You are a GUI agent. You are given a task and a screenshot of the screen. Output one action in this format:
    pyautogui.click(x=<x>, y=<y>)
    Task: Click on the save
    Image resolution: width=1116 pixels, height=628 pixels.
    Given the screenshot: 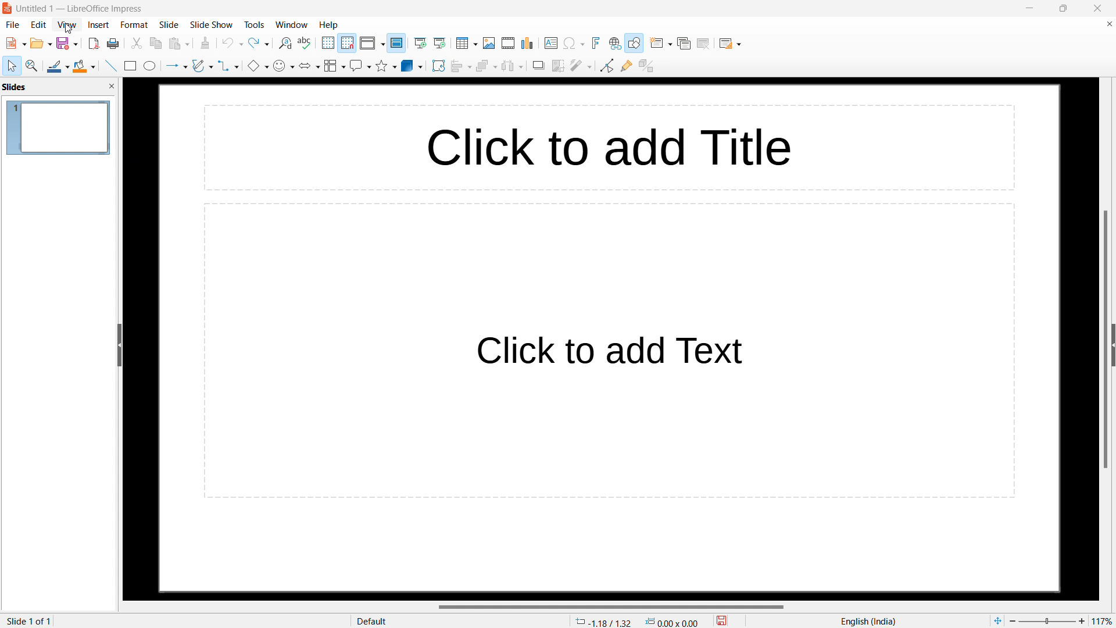 What is the action you would take?
    pyautogui.click(x=722, y=619)
    